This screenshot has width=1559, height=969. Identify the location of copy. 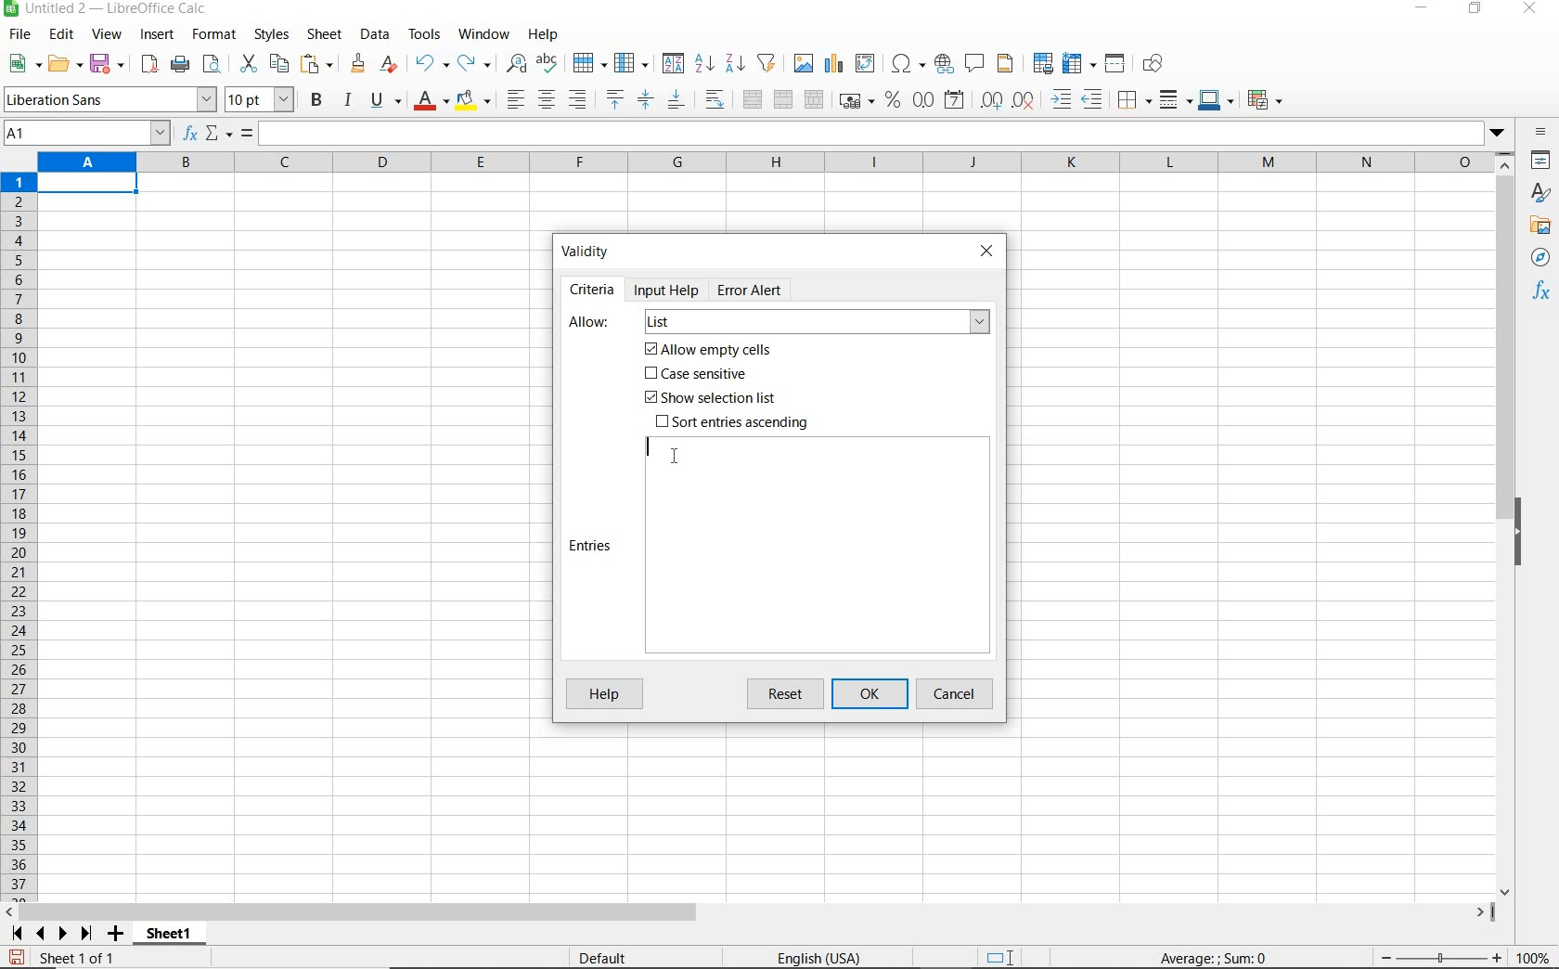
(280, 63).